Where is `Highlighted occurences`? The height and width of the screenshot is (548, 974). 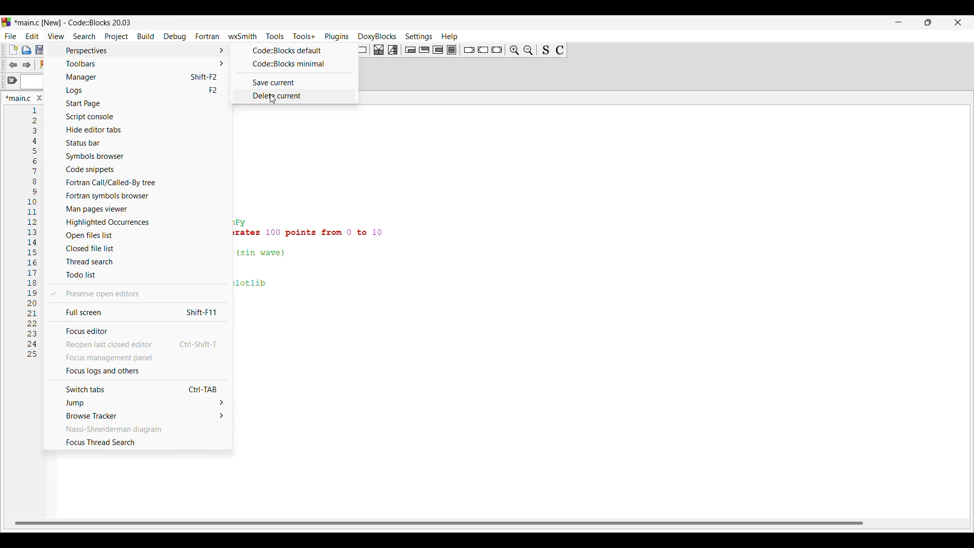 Highlighted occurences is located at coordinates (138, 222).